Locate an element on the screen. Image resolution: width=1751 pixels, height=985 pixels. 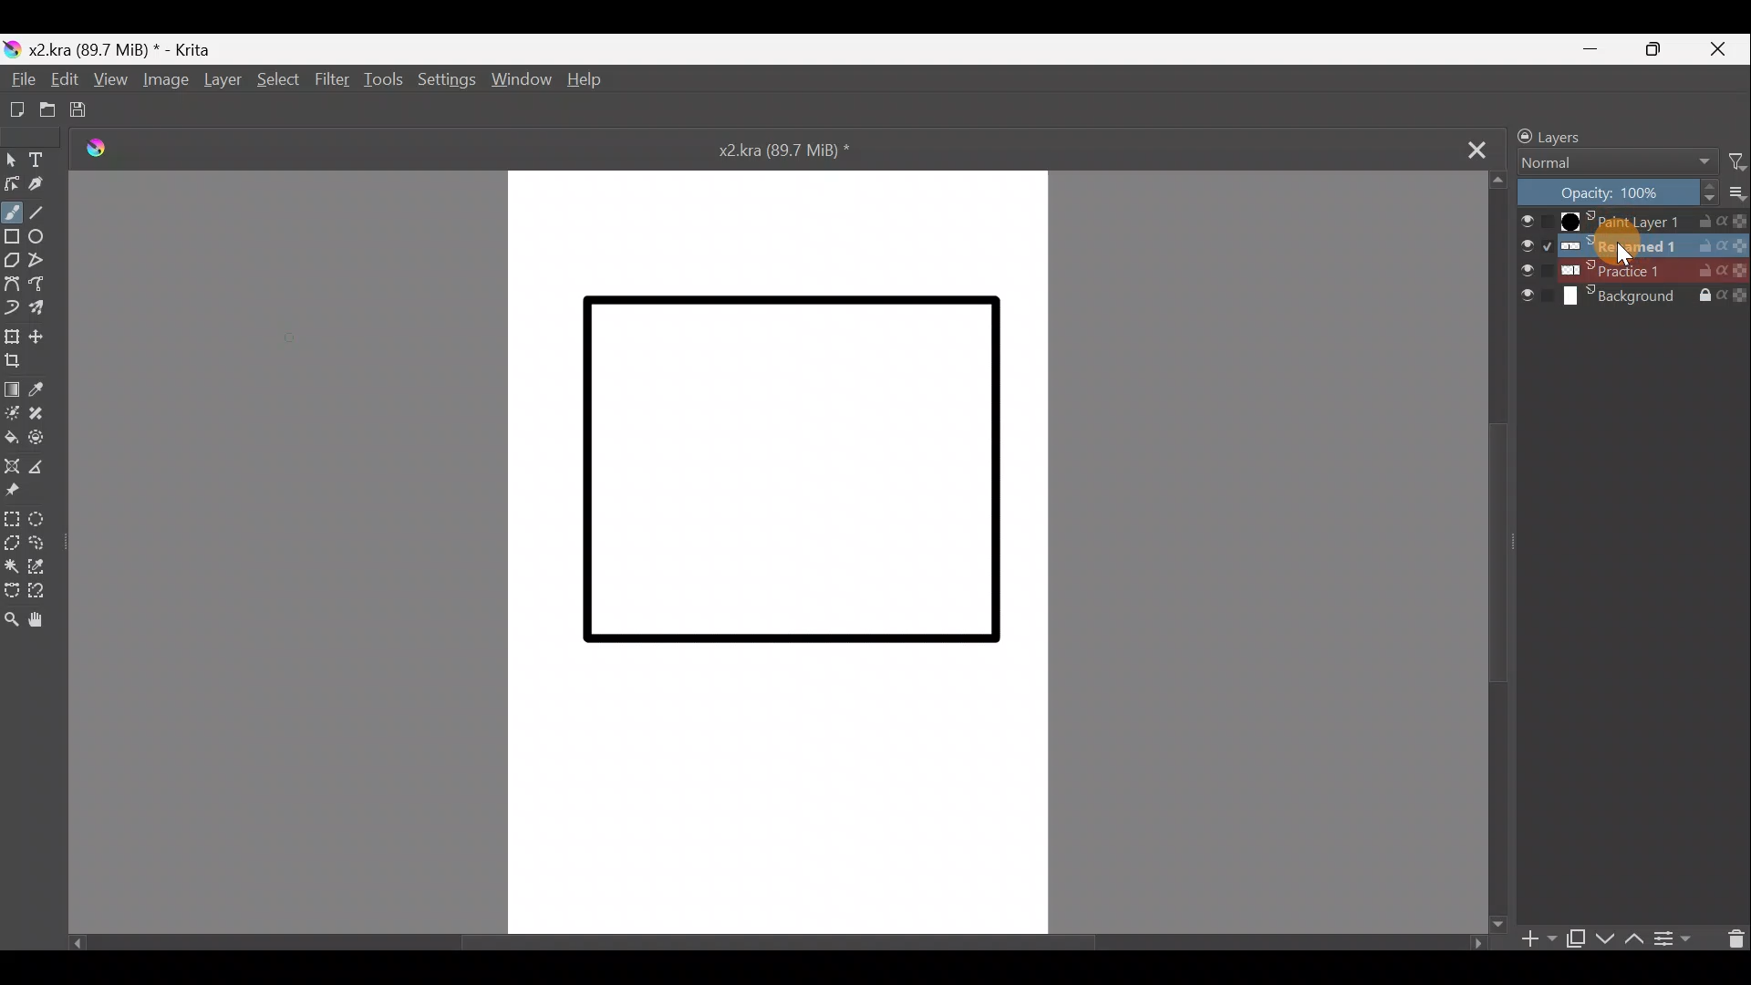
Image is located at coordinates (168, 80).